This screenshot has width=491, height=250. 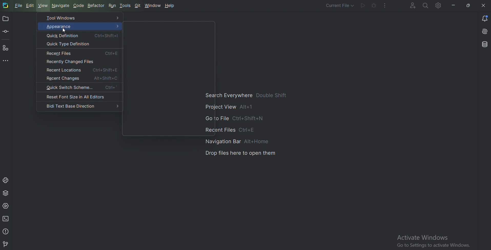 What do you see at coordinates (385, 5) in the screenshot?
I see `More Actions` at bounding box center [385, 5].